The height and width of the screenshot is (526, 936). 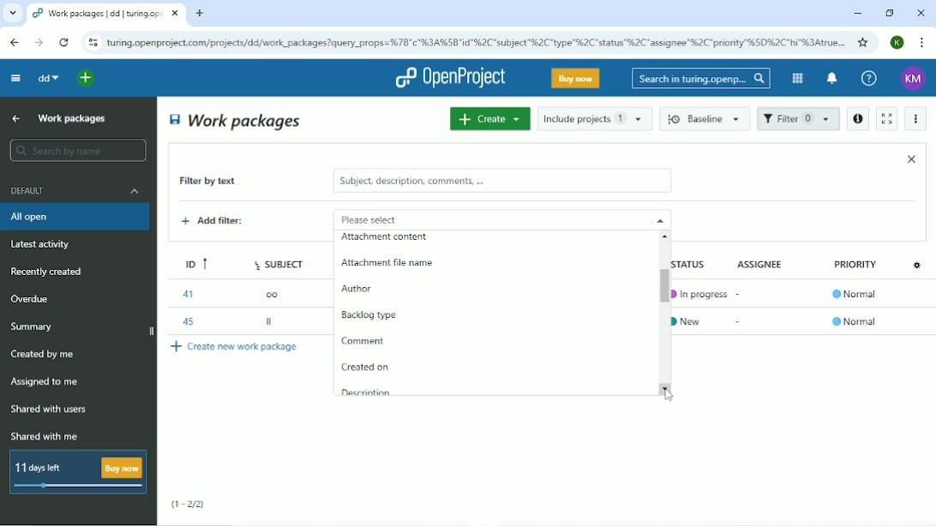 What do you see at coordinates (50, 409) in the screenshot?
I see `Shared with users` at bounding box center [50, 409].